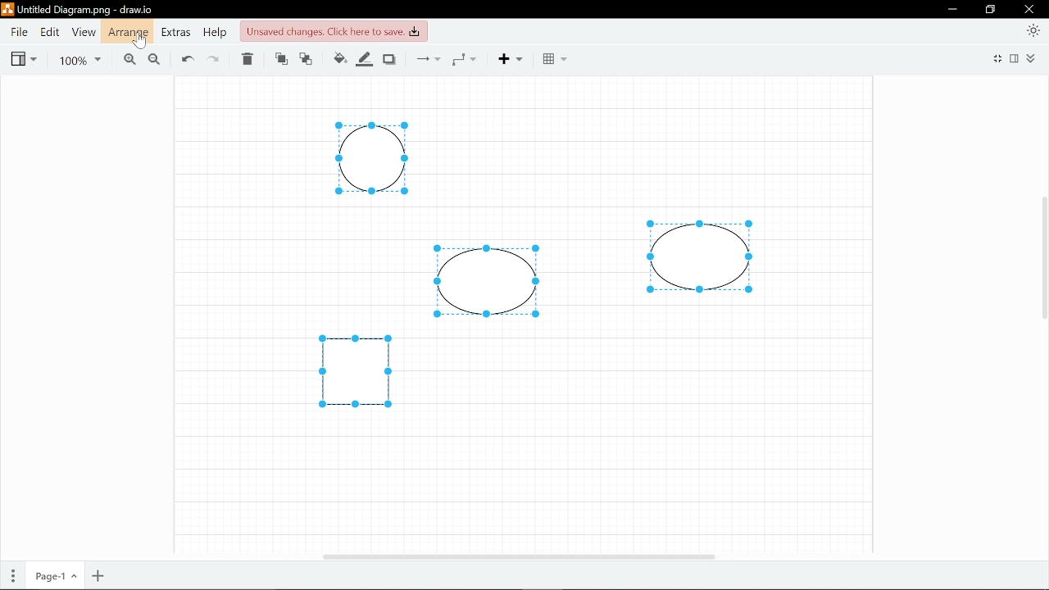 The height and width of the screenshot is (590, 1049). I want to click on Diagram, so click(371, 159).